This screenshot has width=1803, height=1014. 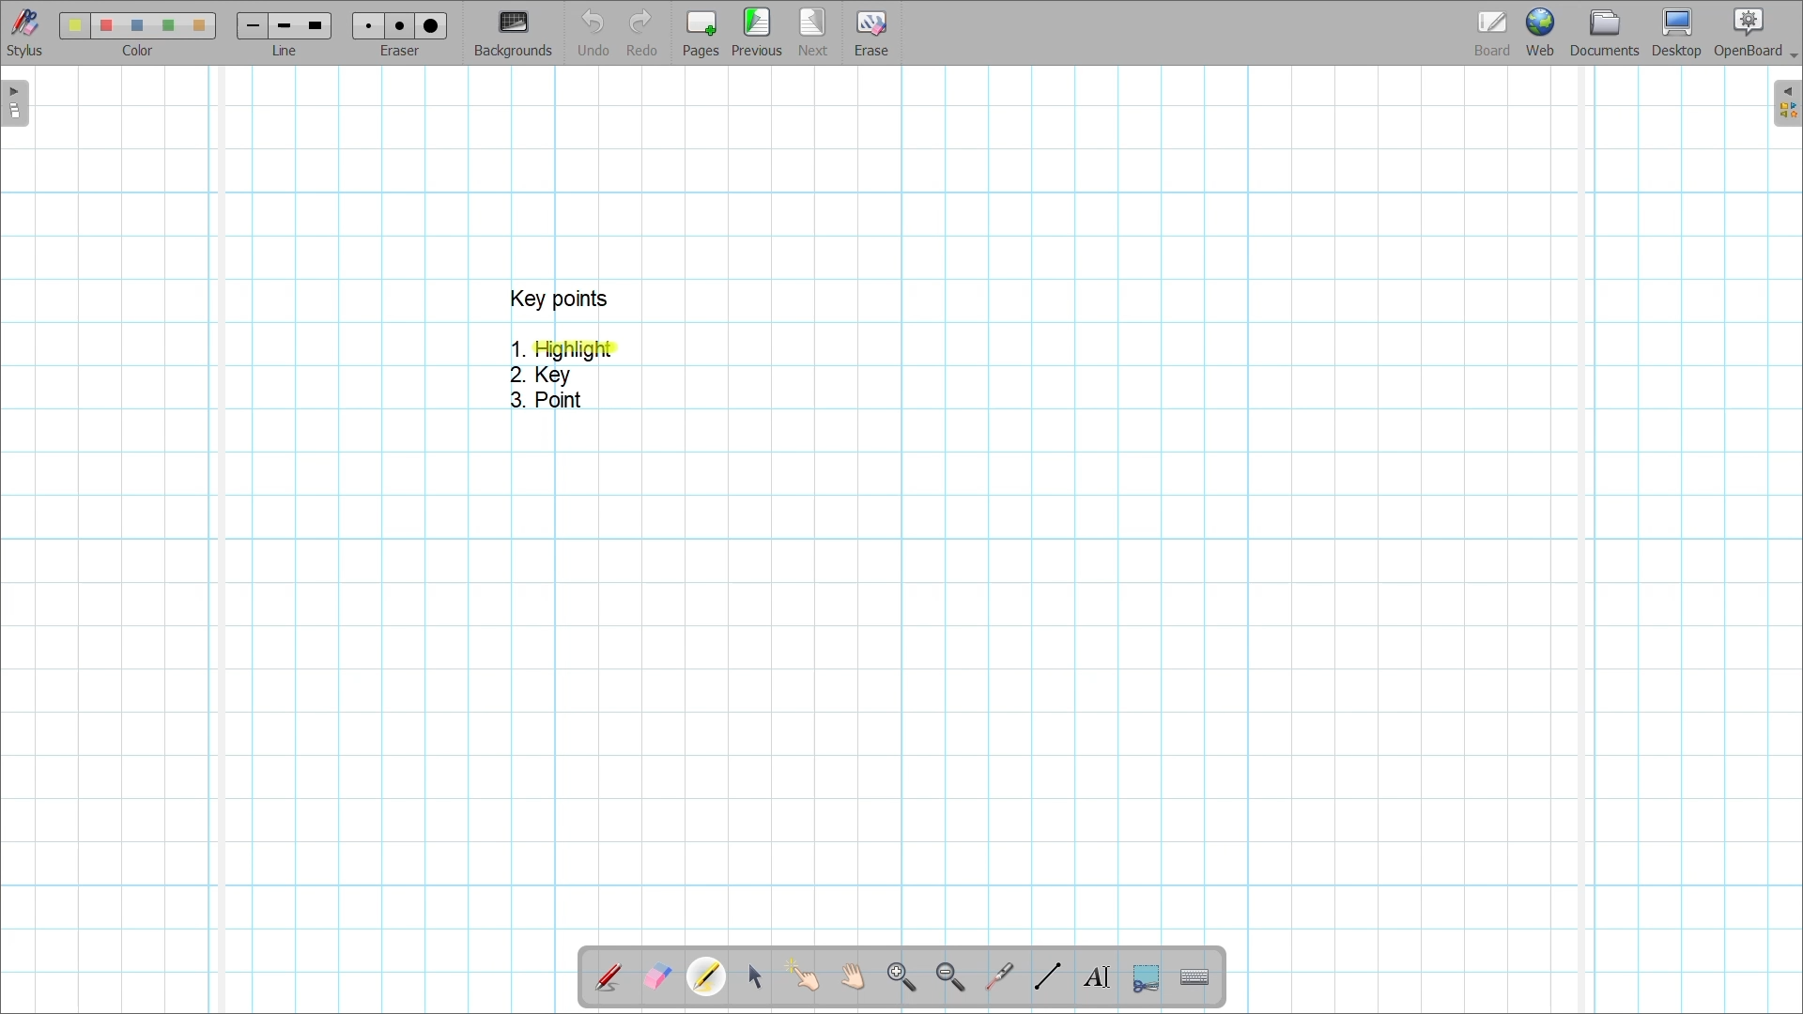 What do you see at coordinates (642, 32) in the screenshot?
I see `Redo` at bounding box center [642, 32].